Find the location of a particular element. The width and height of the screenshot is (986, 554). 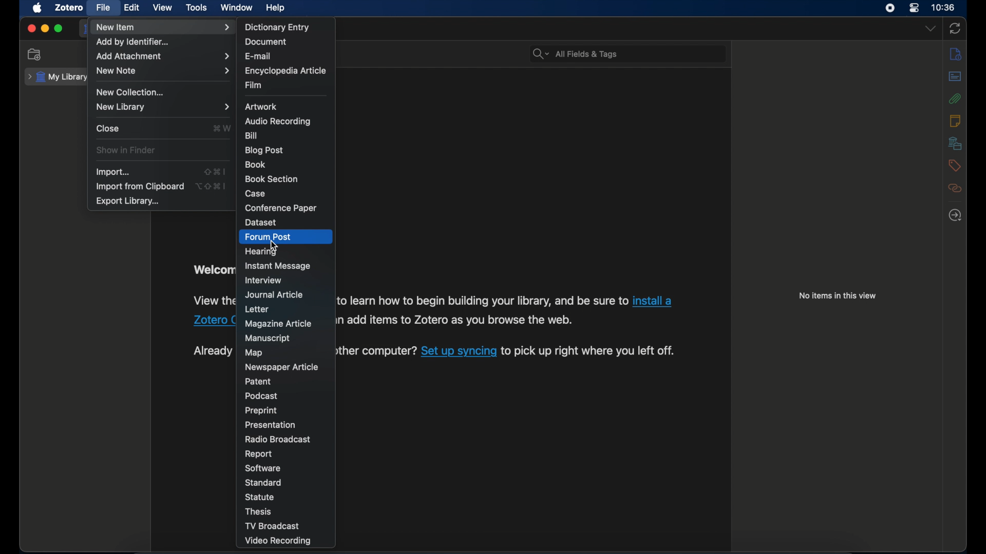

add attachment is located at coordinates (163, 56).